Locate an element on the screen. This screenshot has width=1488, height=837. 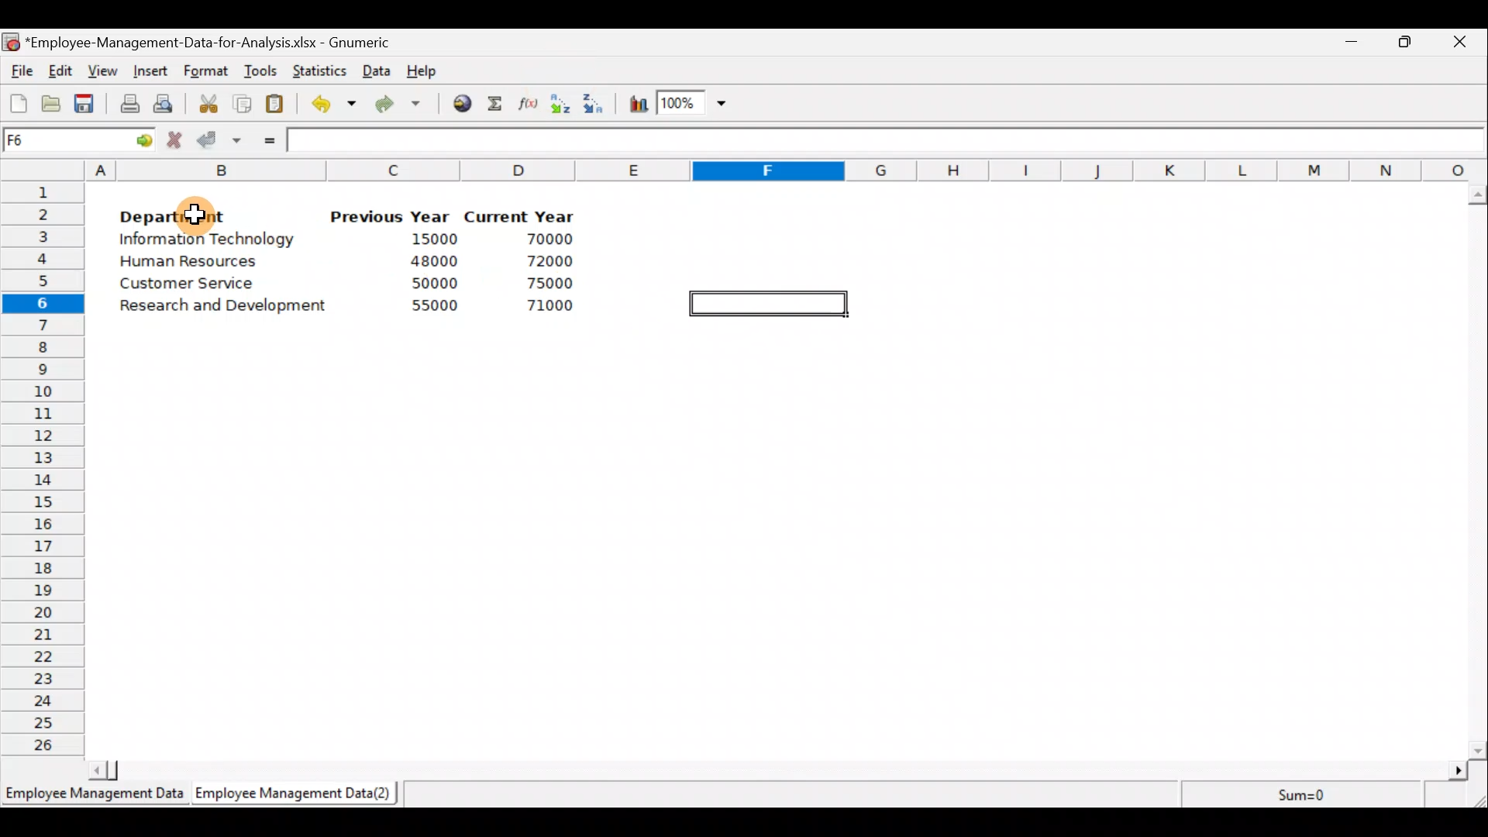
Formula bar is located at coordinates (887, 140).